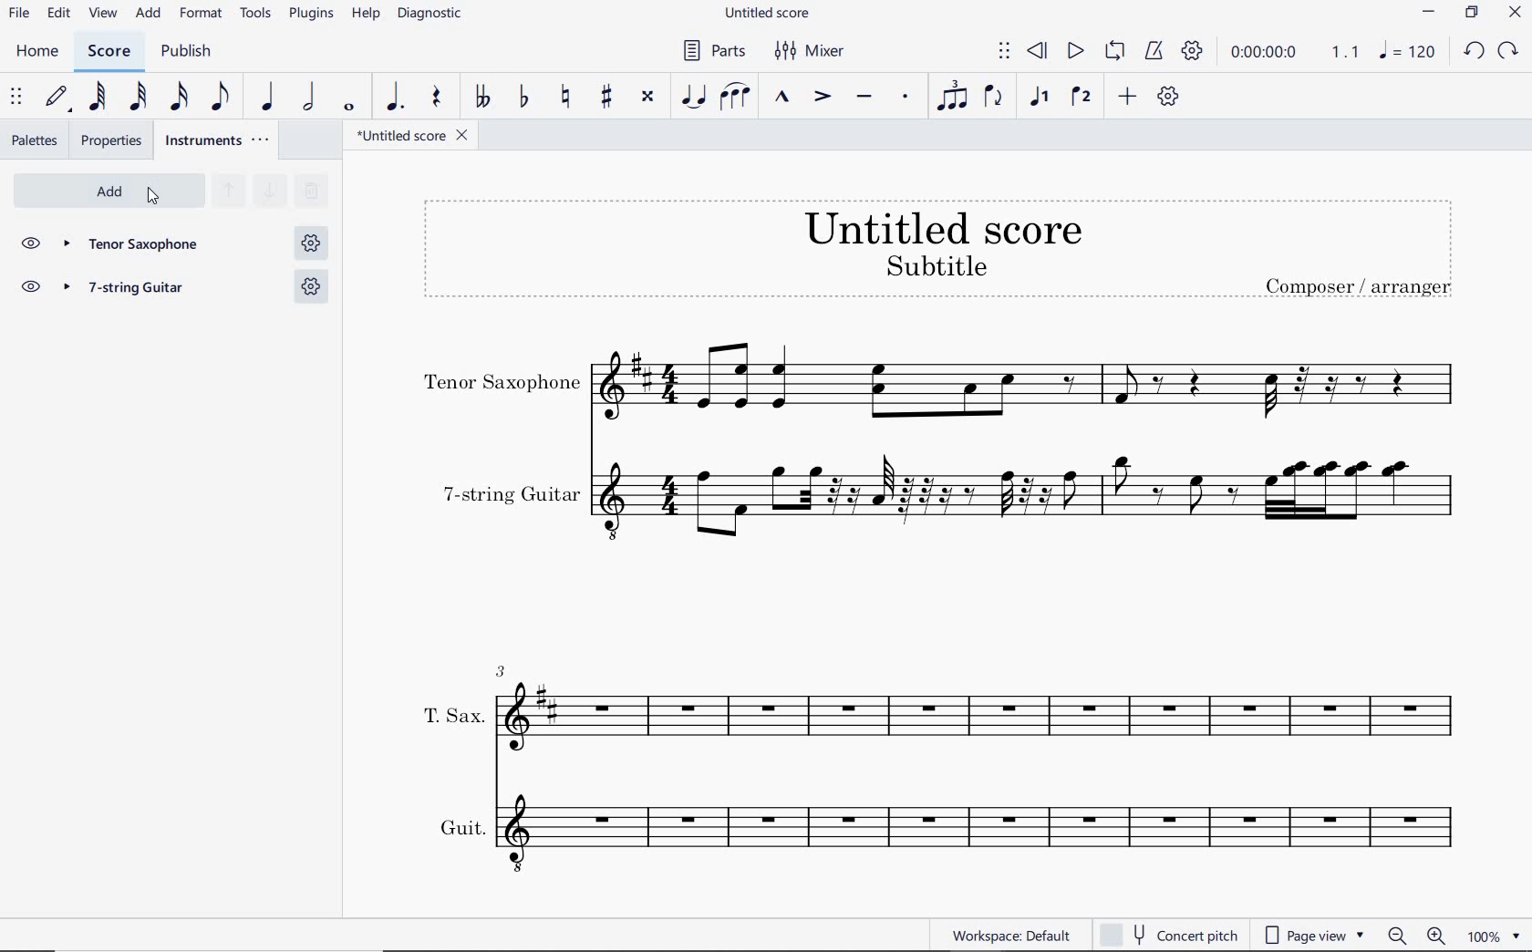 The width and height of the screenshot is (1532, 952). Describe the element at coordinates (105, 15) in the screenshot. I see `VIEW` at that location.